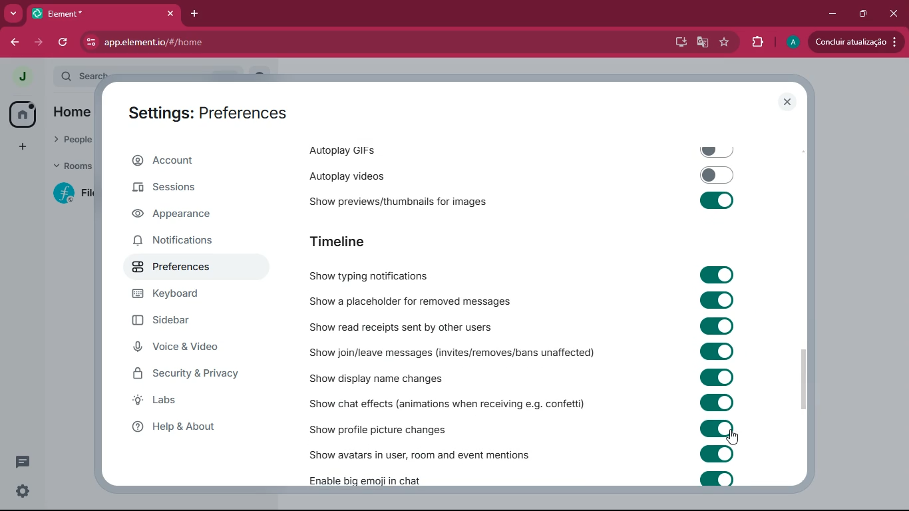 The height and width of the screenshot is (511, 909). Describe the element at coordinates (678, 42) in the screenshot. I see `desktop` at that location.